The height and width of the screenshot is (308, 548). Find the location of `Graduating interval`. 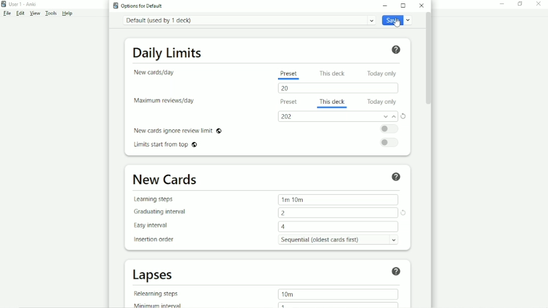

Graduating interval is located at coordinates (163, 211).